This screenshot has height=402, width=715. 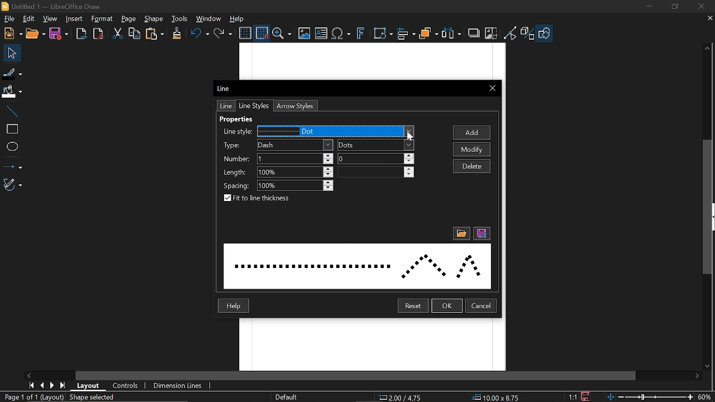 I want to click on Horizontal scrollbar, so click(x=356, y=376).